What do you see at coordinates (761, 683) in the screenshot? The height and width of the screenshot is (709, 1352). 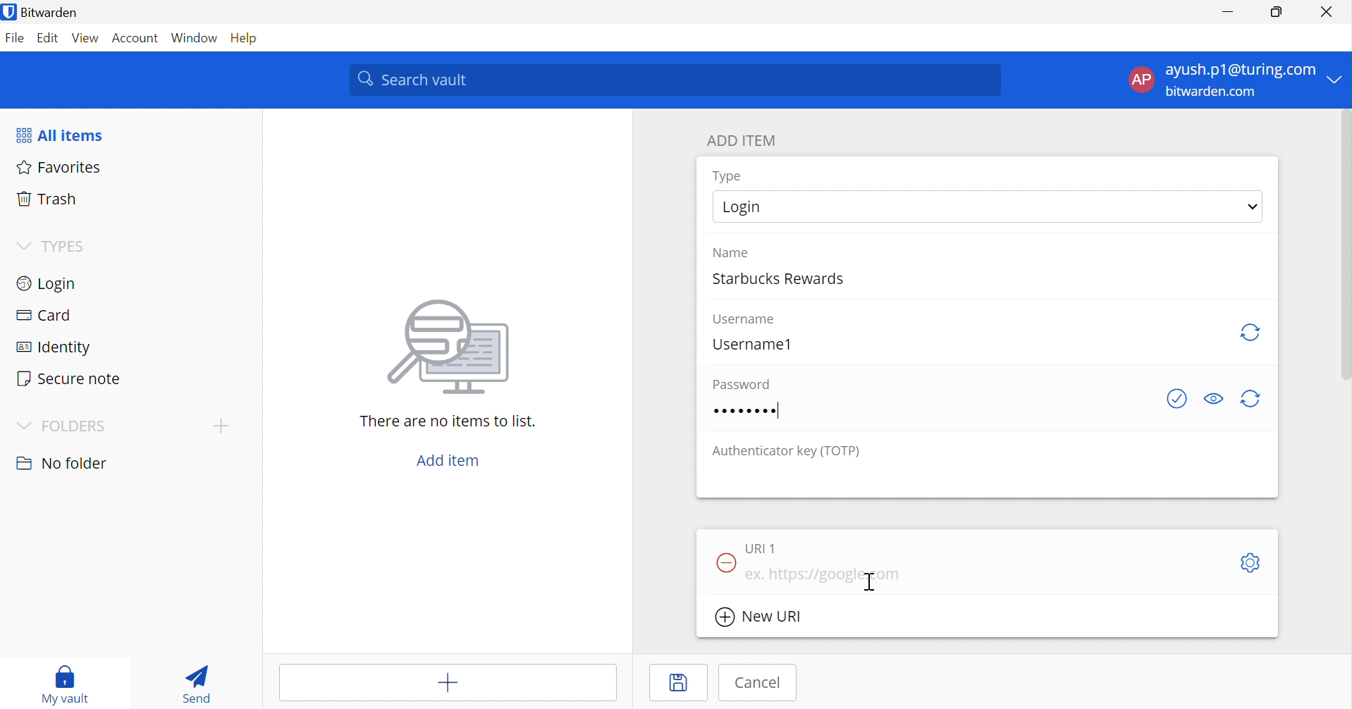 I see `Cancel` at bounding box center [761, 683].